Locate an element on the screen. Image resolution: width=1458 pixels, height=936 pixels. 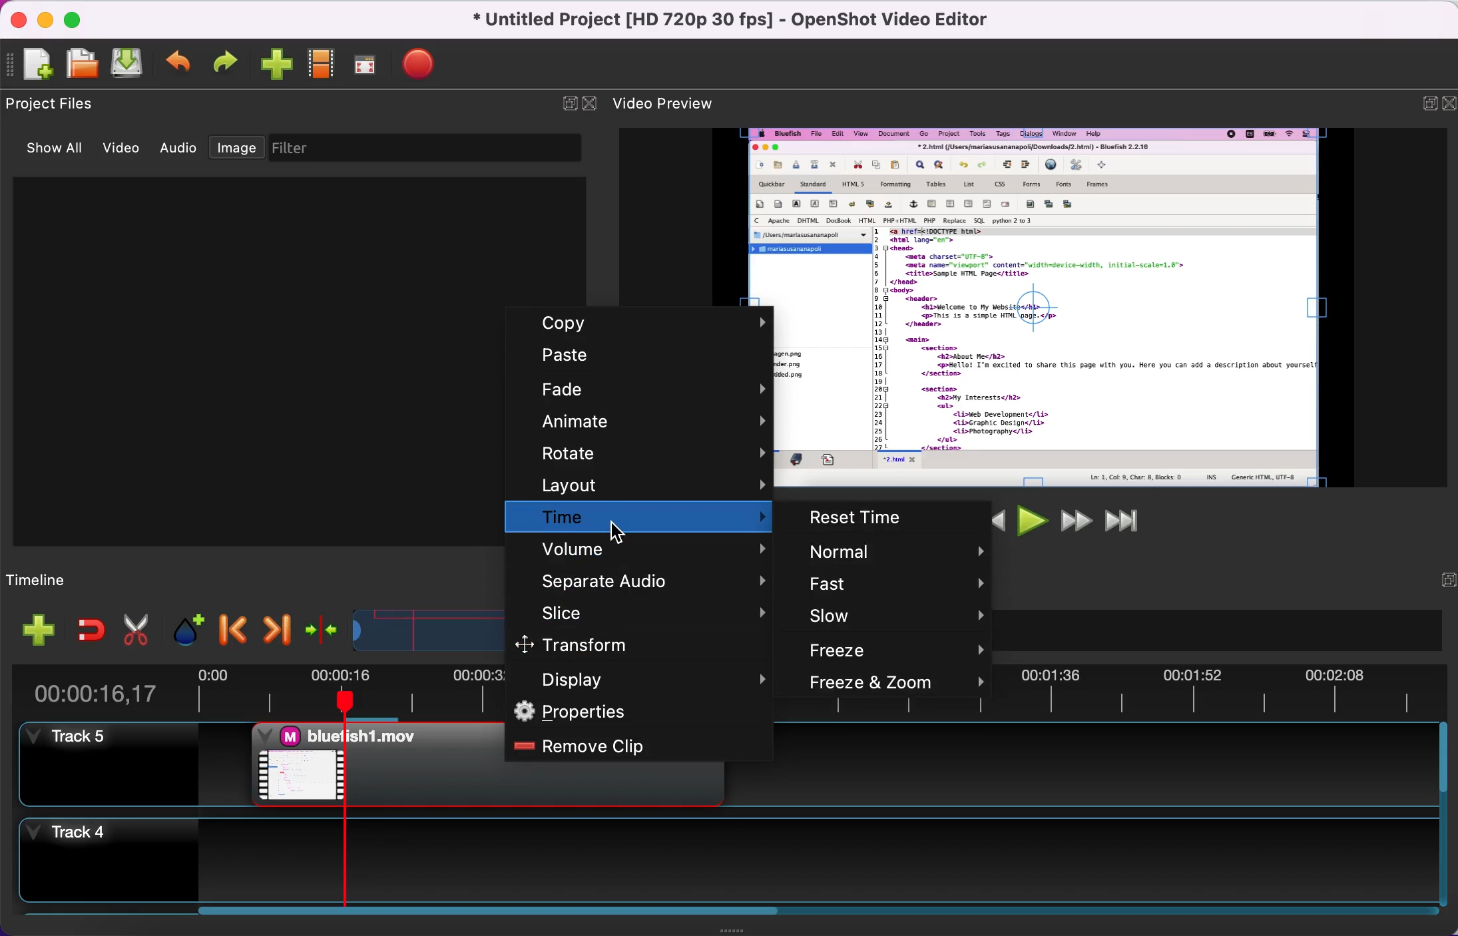
timeline is located at coordinates (415, 627).